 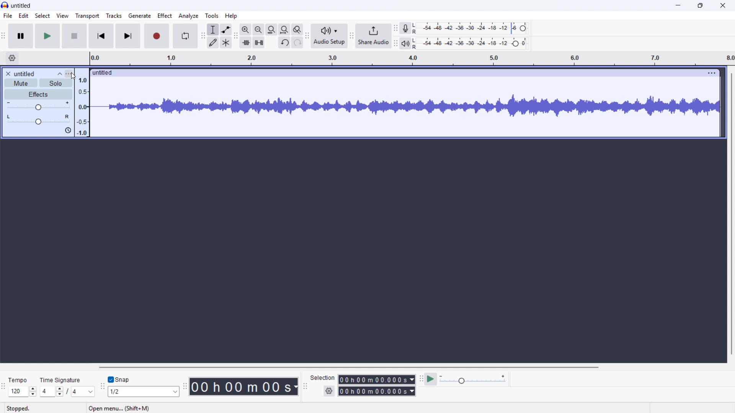 What do you see at coordinates (472, 44) in the screenshot?
I see `Playback level ` at bounding box center [472, 44].